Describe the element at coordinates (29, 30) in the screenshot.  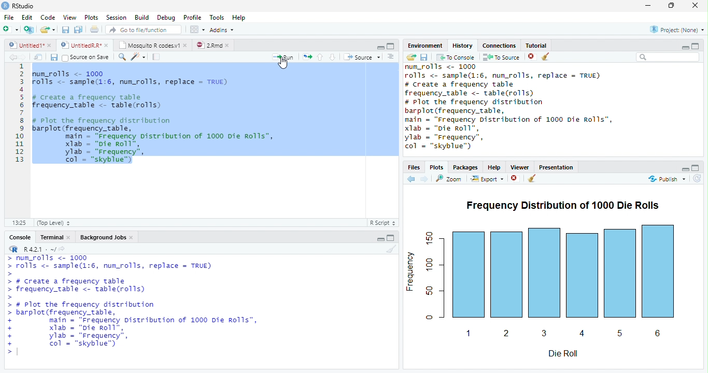
I see `Create Project` at that location.